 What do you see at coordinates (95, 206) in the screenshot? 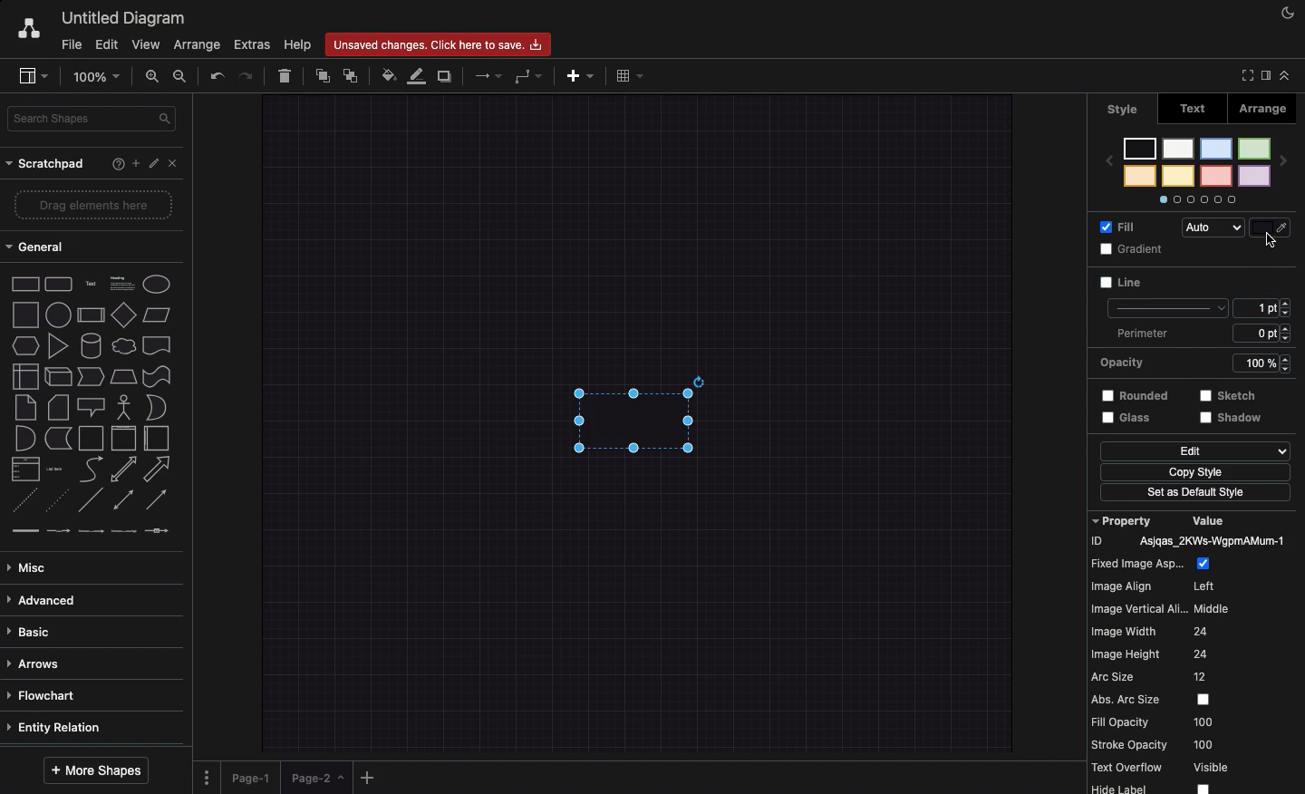
I see `Drag elements here` at bounding box center [95, 206].